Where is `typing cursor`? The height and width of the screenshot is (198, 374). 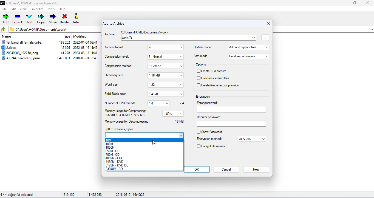
typing cursor is located at coordinates (107, 135).